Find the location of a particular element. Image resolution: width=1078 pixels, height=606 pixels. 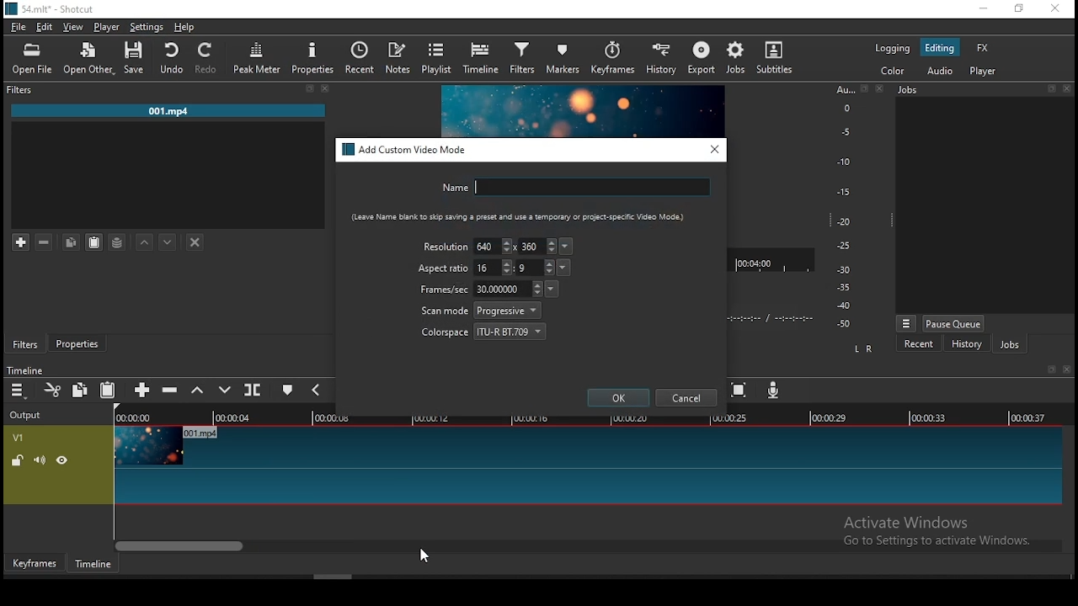

001.mp4 is located at coordinates (168, 112).